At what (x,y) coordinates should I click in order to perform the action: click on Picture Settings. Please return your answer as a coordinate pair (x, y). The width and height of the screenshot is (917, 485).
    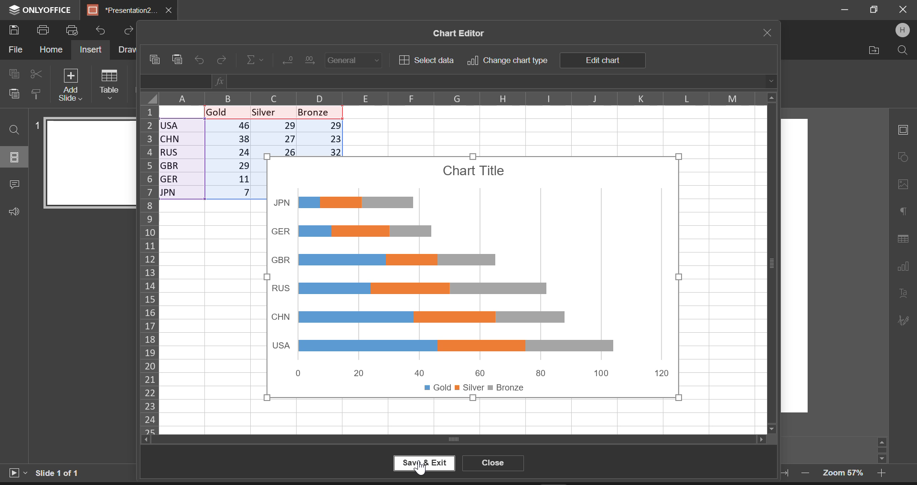
    Looking at the image, I should click on (901, 184).